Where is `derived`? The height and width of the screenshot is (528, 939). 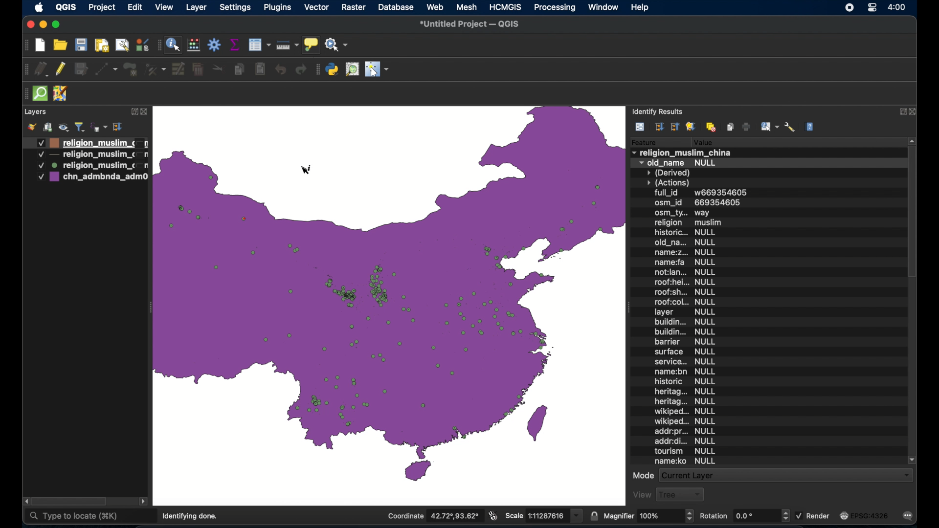 derived is located at coordinates (671, 173).